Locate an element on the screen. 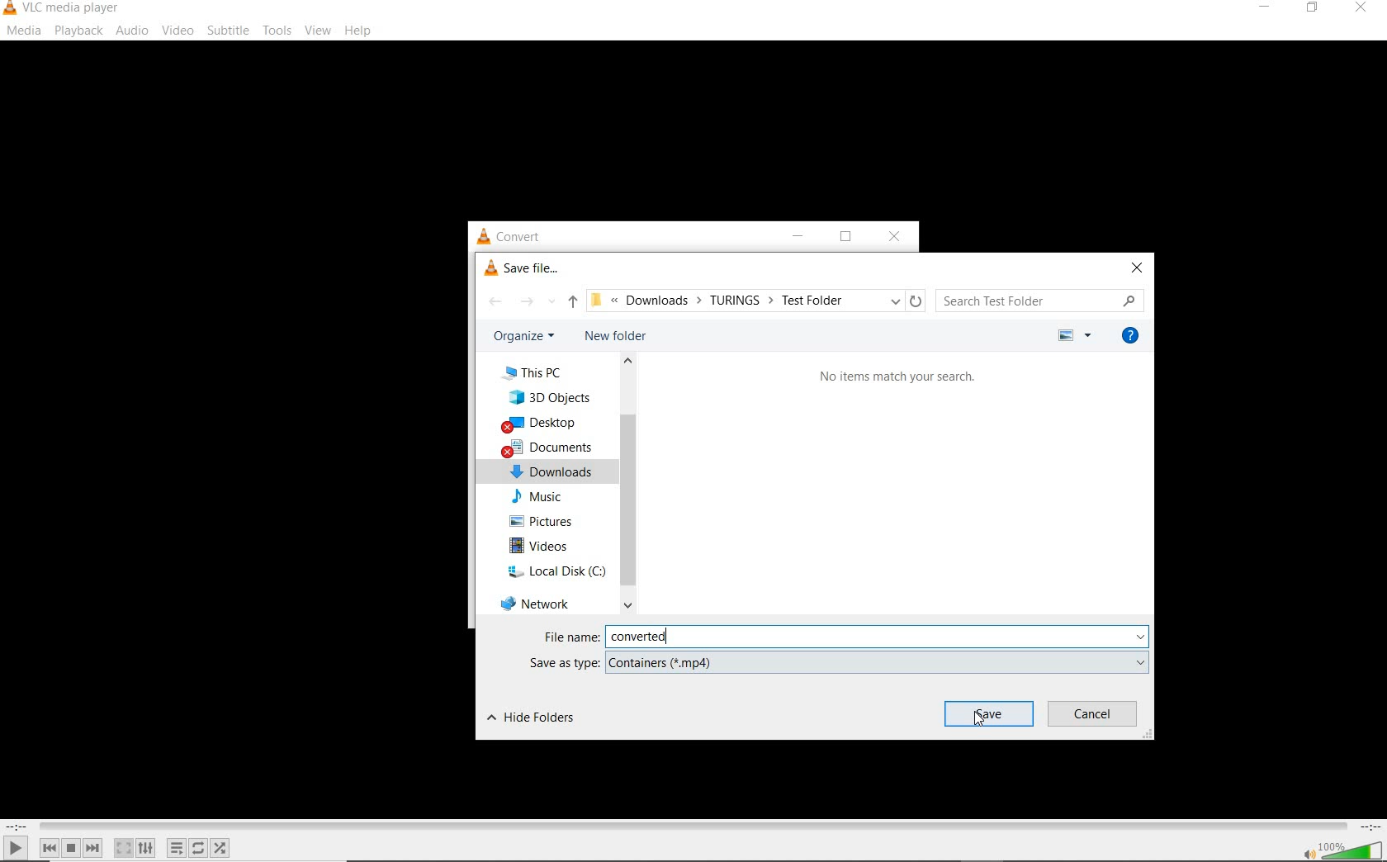 This screenshot has width=1387, height=862. random is located at coordinates (220, 848).